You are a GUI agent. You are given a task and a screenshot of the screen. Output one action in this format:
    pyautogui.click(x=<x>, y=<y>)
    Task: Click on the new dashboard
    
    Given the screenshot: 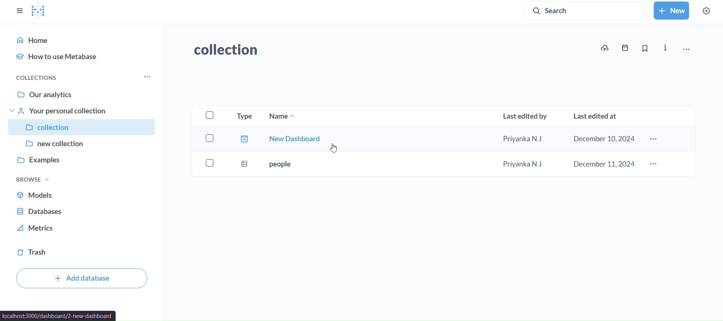 What is the action you would take?
    pyautogui.click(x=300, y=139)
    